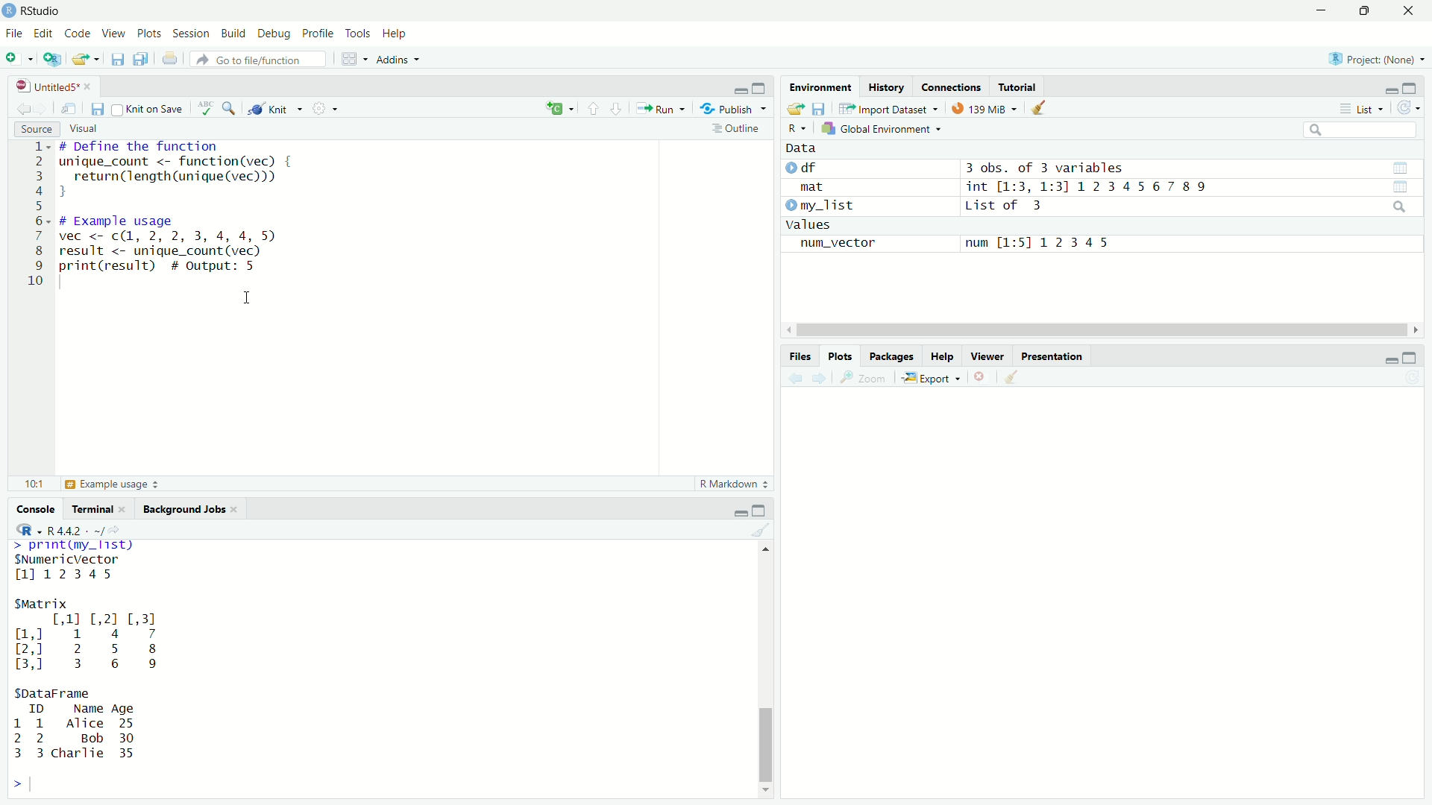 This screenshot has width=1432, height=805. What do you see at coordinates (50, 85) in the screenshot?
I see `untitled5` at bounding box center [50, 85].